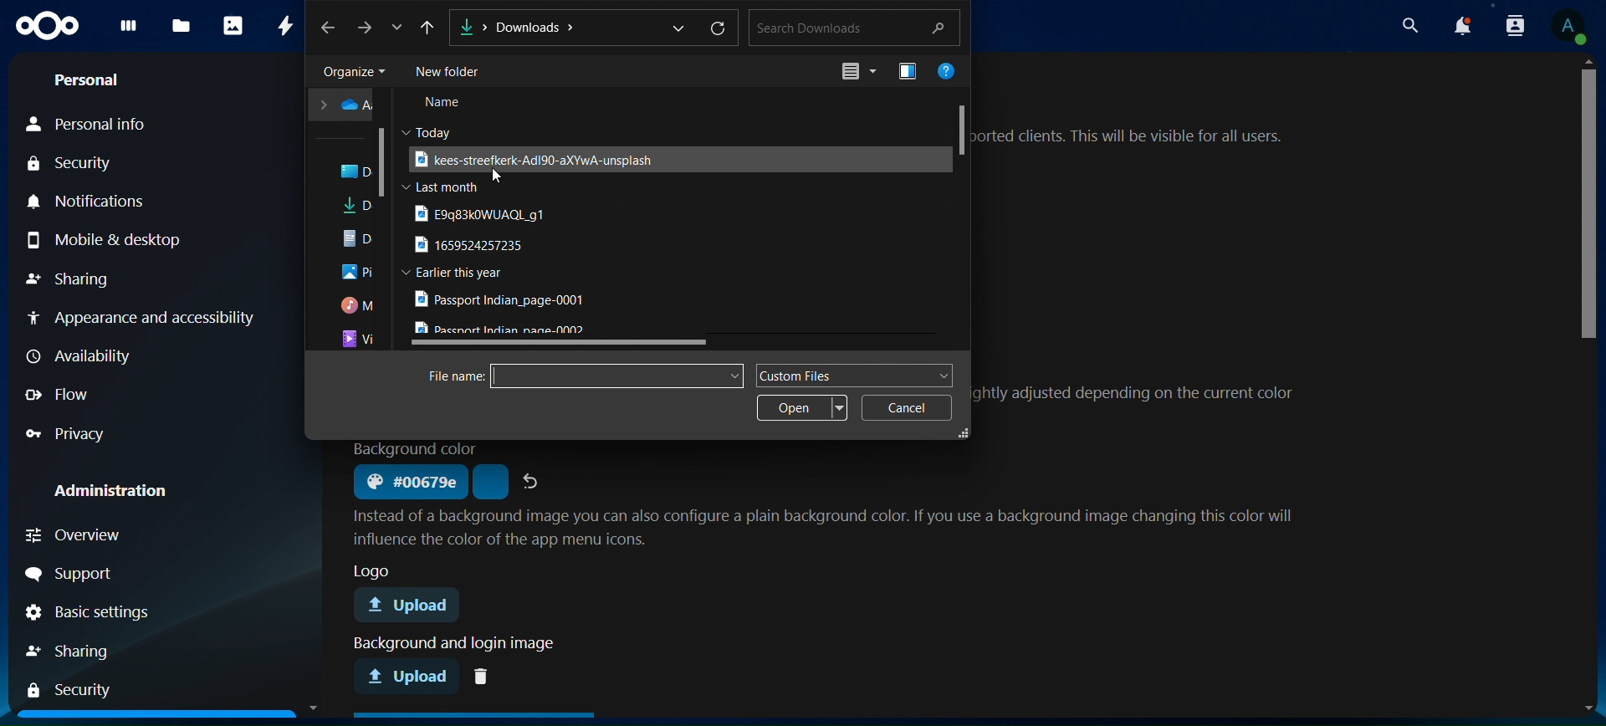 This screenshot has width=1606, height=726. What do you see at coordinates (906, 407) in the screenshot?
I see `cancel` at bounding box center [906, 407].